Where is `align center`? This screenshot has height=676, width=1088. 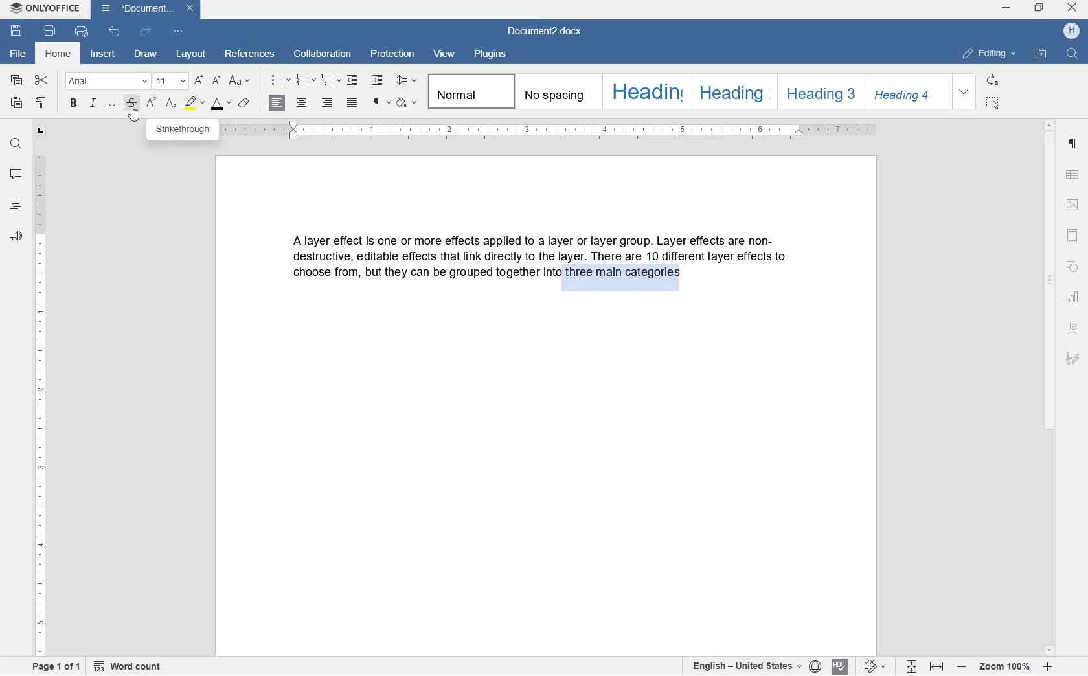 align center is located at coordinates (302, 106).